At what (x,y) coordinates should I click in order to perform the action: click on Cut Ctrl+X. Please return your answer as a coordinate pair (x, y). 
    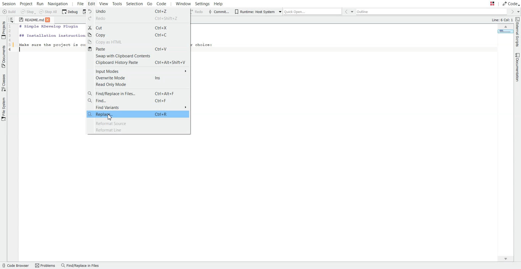
    Looking at the image, I should click on (138, 27).